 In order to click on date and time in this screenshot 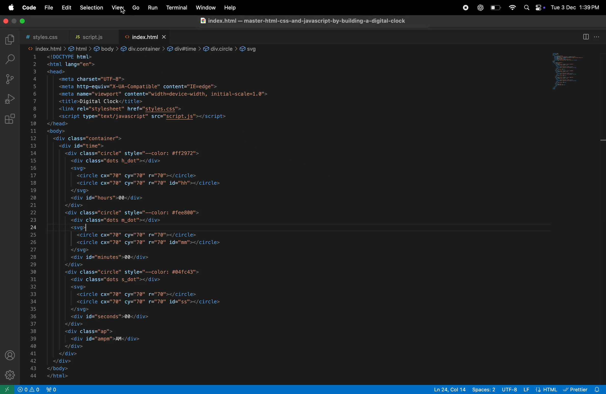, I will do `click(576, 8)`.